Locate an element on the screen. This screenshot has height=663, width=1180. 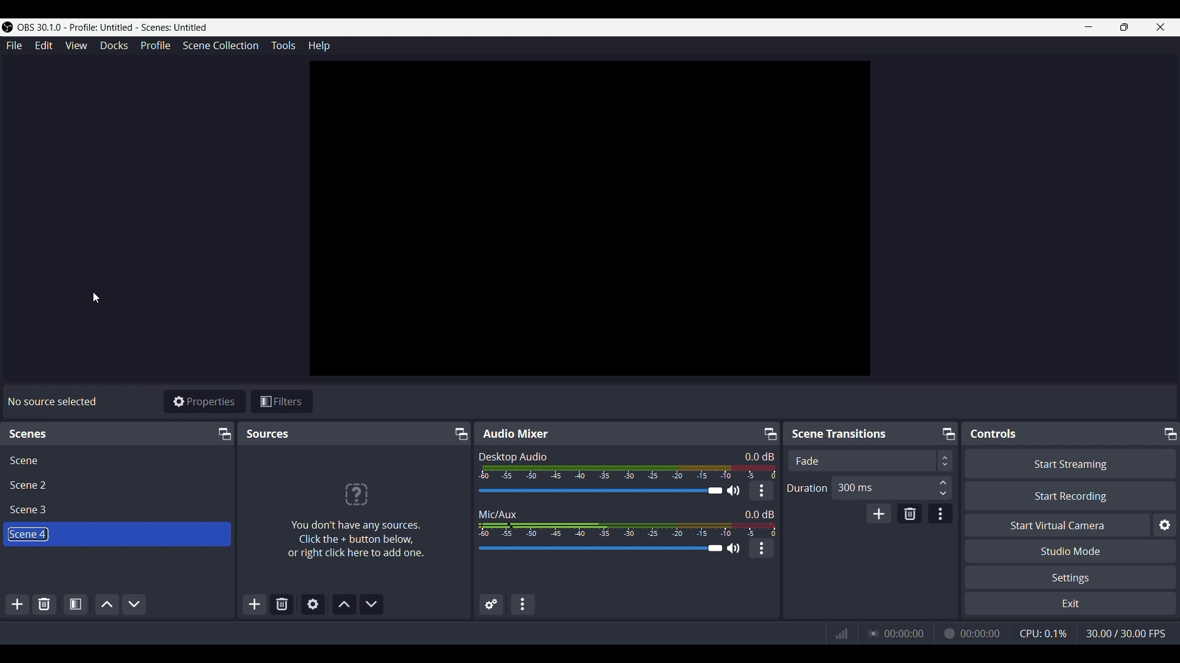
You don't have any sources. Click the + button below, or right click to add one.  is located at coordinates (355, 540).